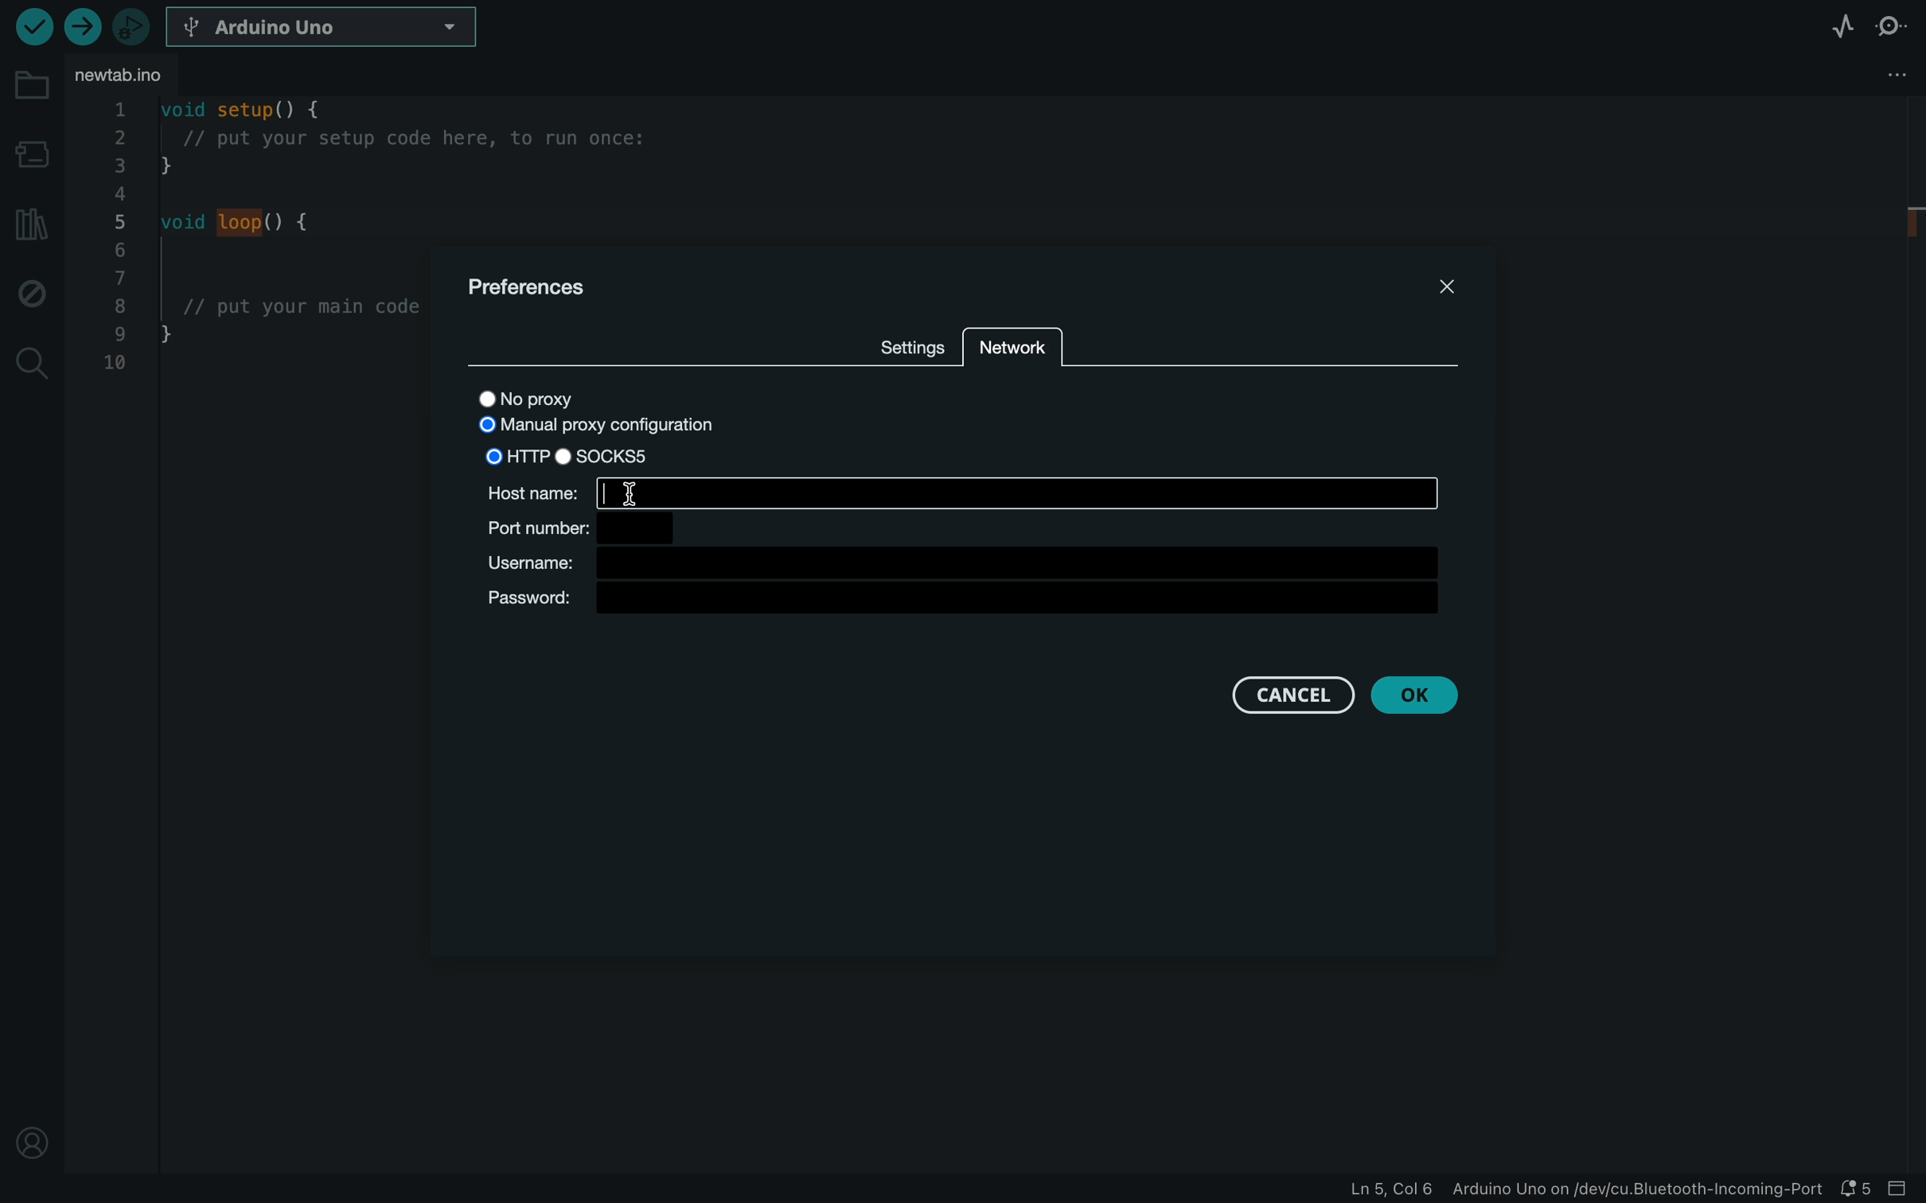 Image resolution: width=1926 pixels, height=1203 pixels. What do you see at coordinates (563, 395) in the screenshot?
I see `no proxy` at bounding box center [563, 395].